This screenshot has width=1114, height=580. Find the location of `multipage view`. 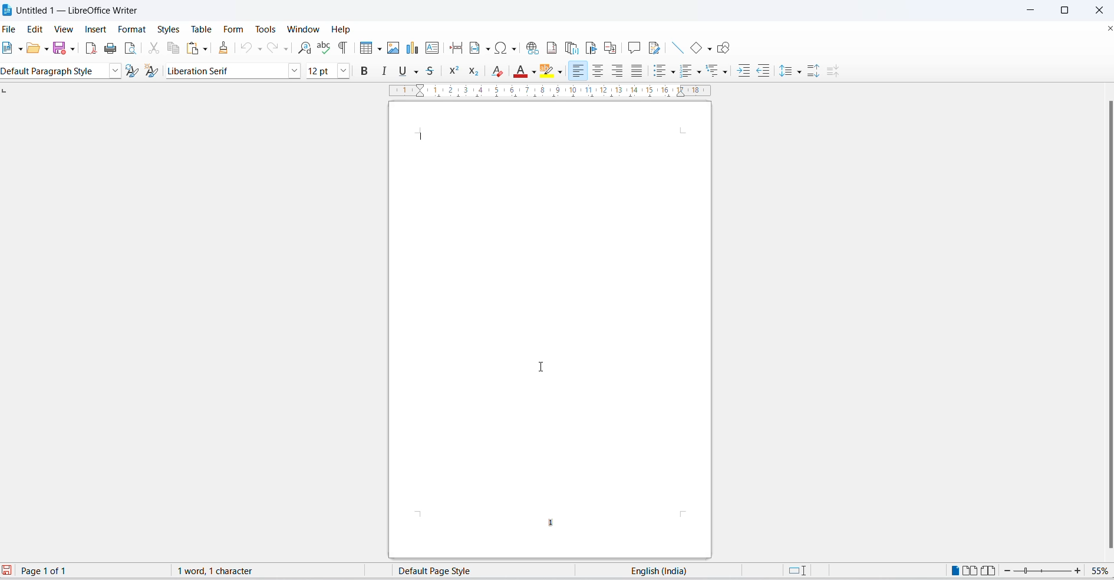

multipage view is located at coordinates (971, 571).